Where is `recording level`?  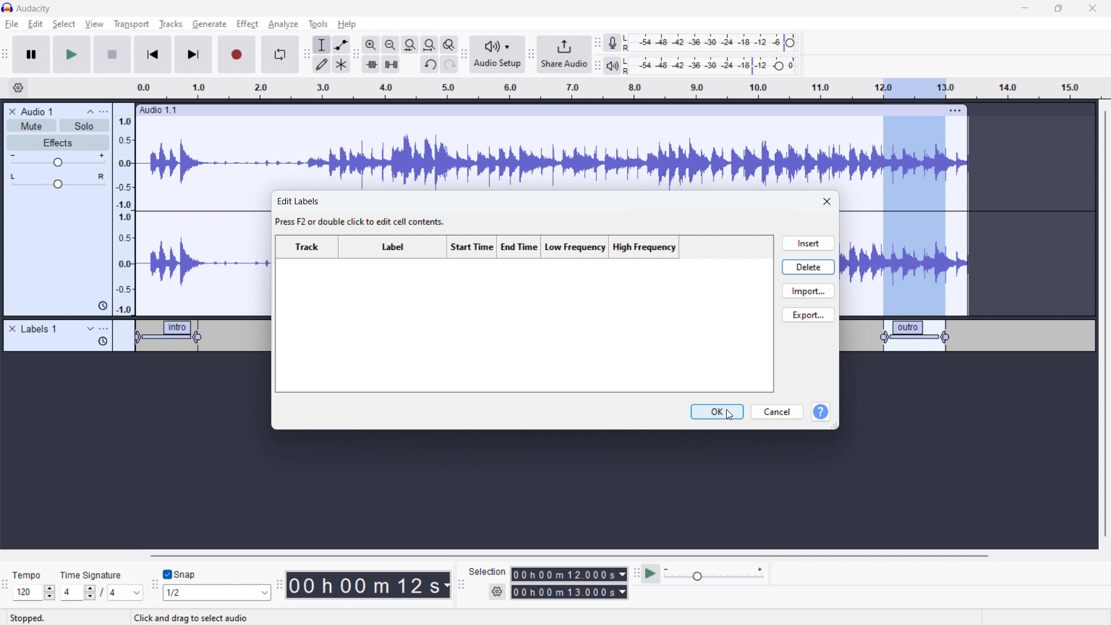
recording level is located at coordinates (718, 43).